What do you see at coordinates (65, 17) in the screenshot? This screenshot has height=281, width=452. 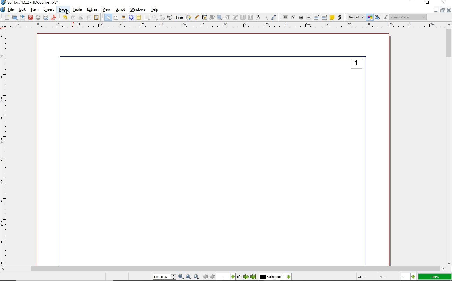 I see `undo` at bounding box center [65, 17].